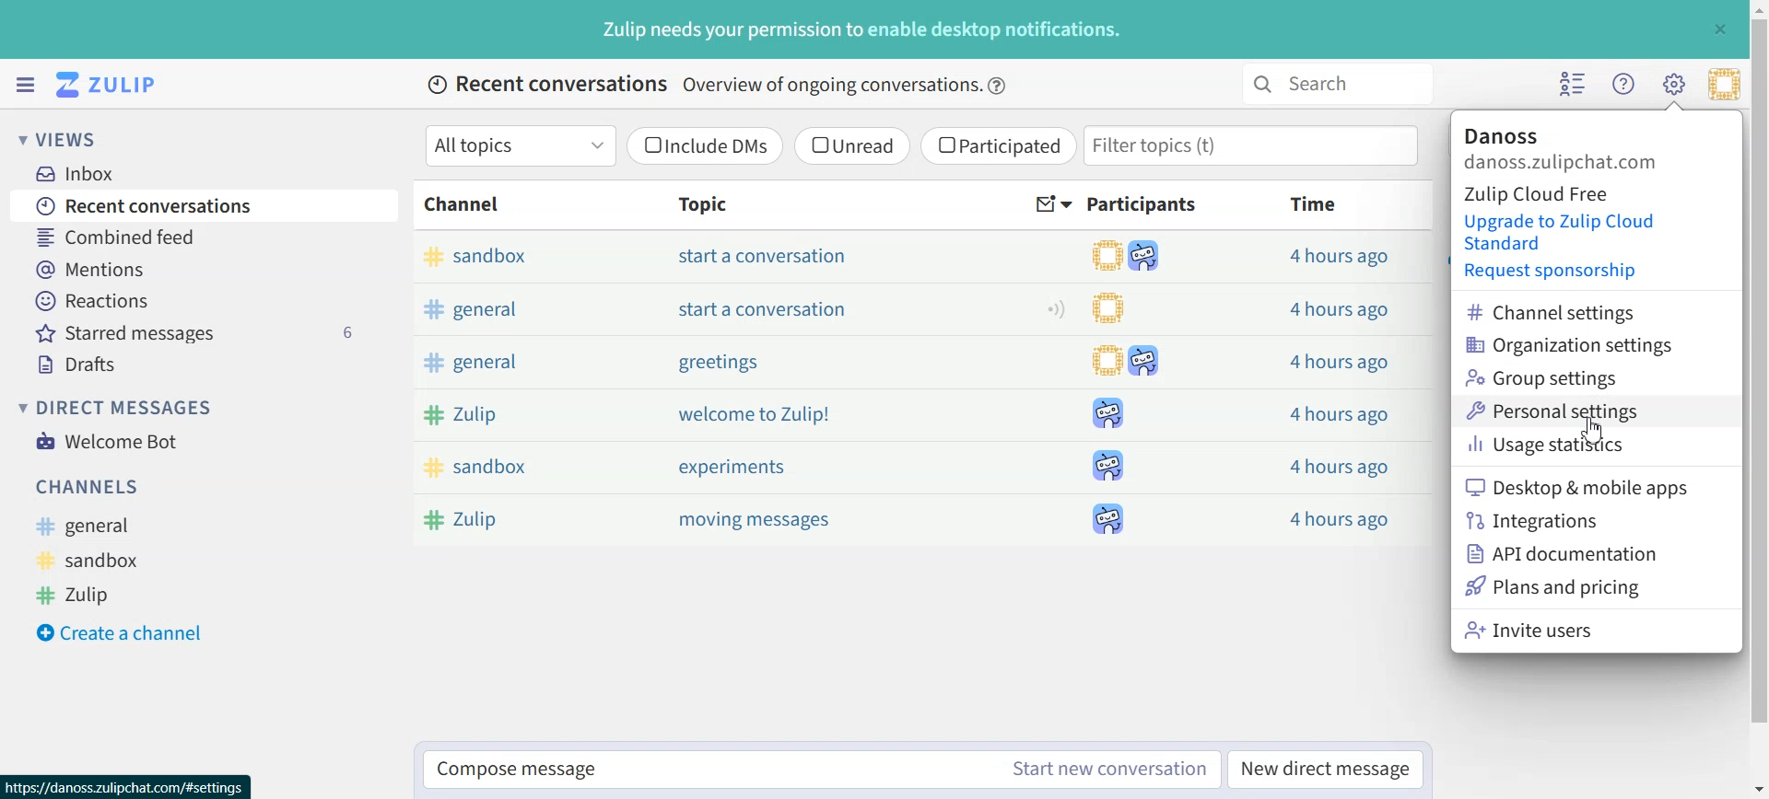  Describe the element at coordinates (1565, 554) in the screenshot. I see `API documentation` at that location.